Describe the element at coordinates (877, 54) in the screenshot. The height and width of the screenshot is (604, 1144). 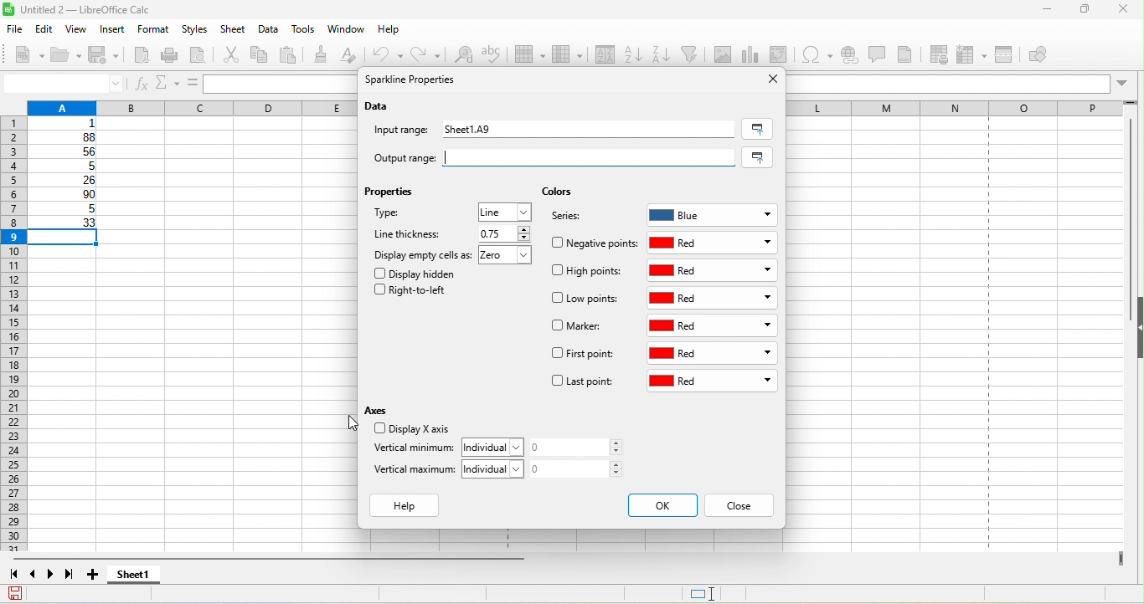
I see `comment` at that location.